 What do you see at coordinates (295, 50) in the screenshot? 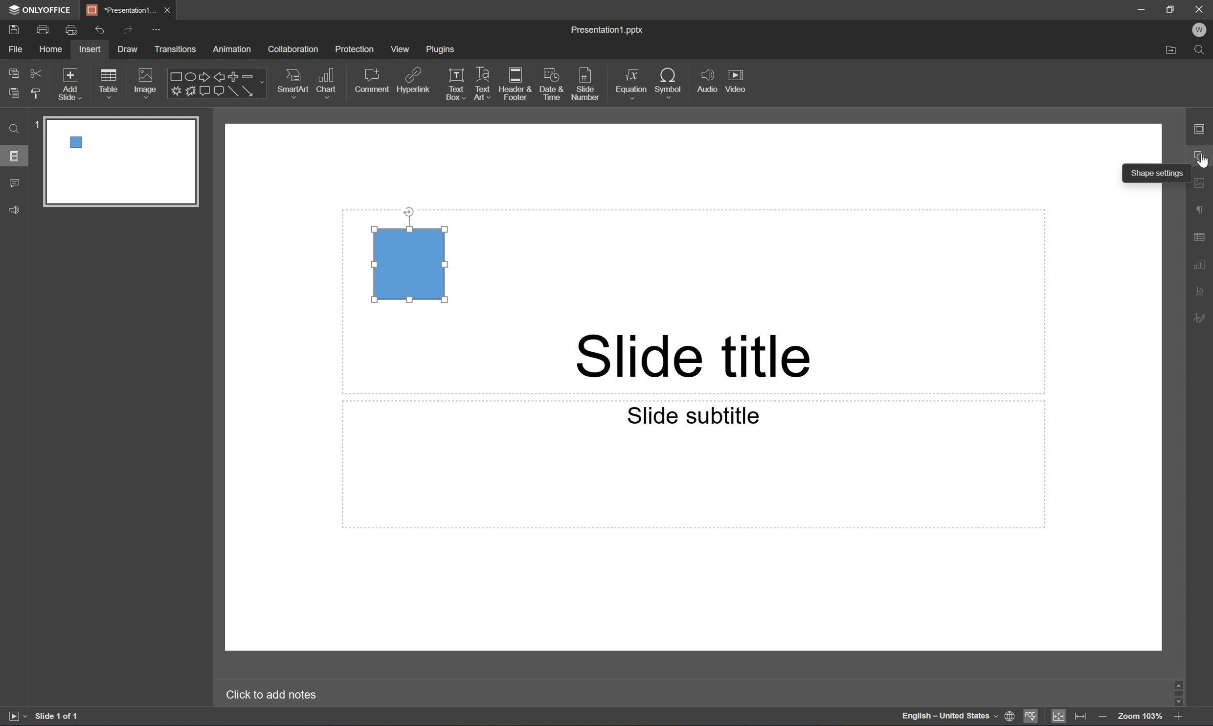
I see `Collaboration` at bounding box center [295, 50].